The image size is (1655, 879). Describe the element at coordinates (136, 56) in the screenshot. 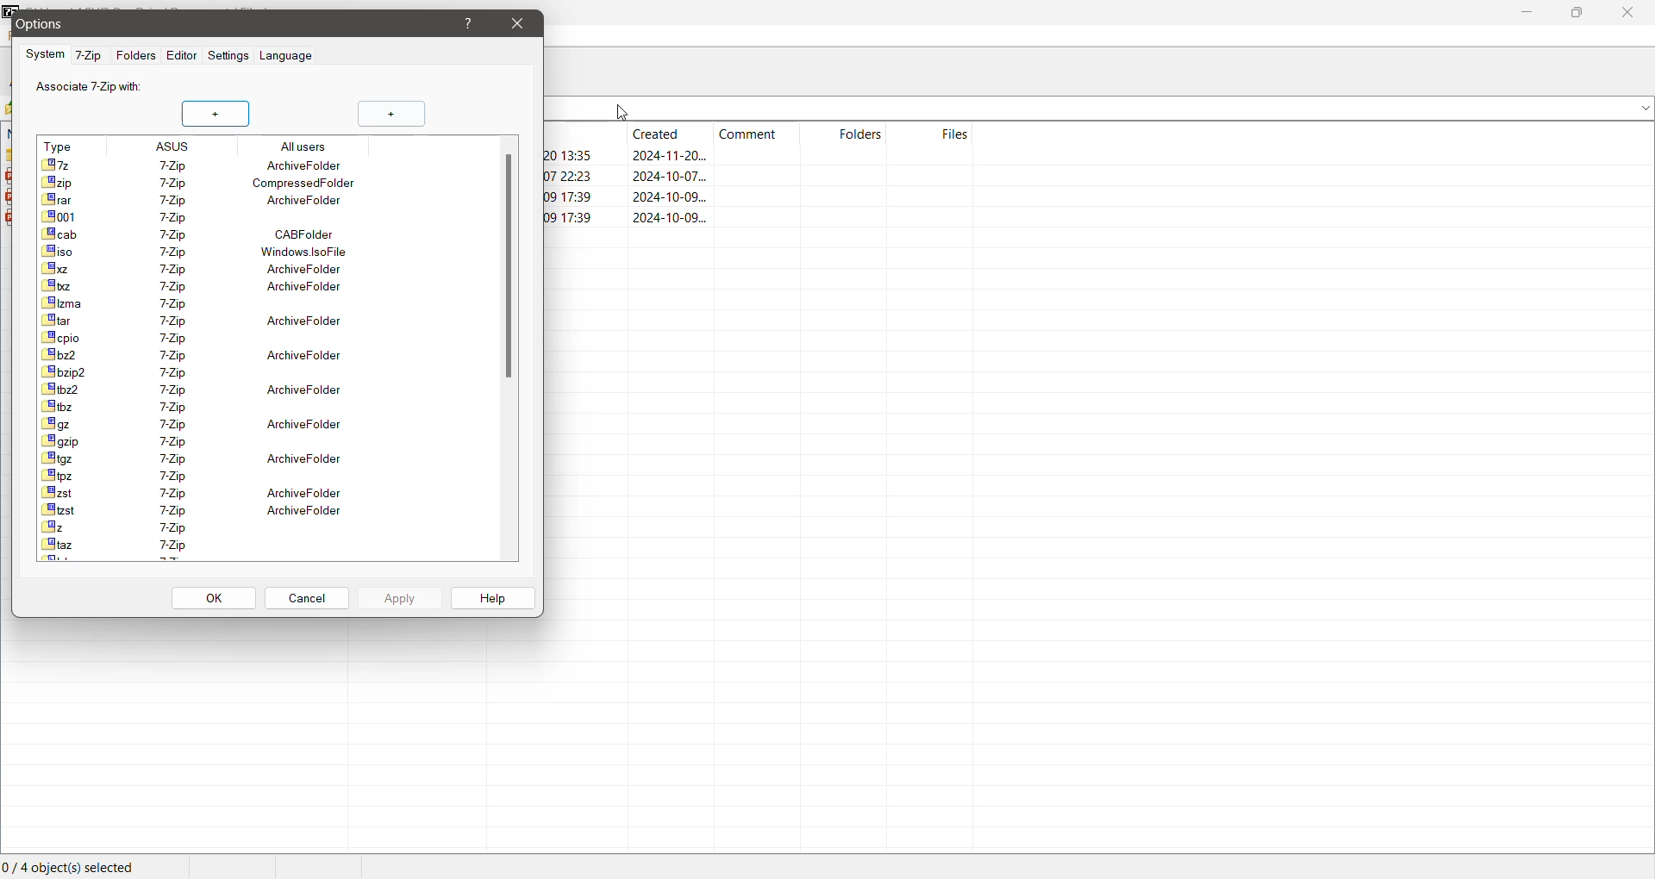

I see `Folders` at that location.